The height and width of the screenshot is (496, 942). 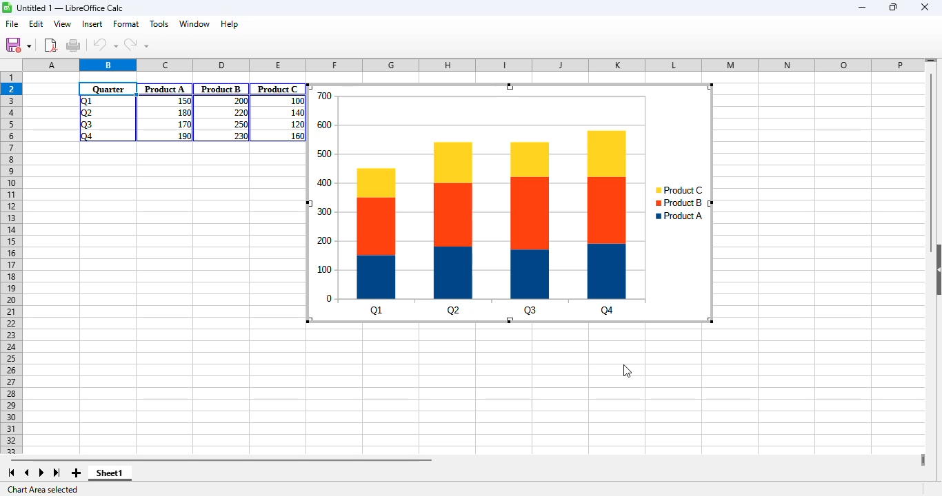 I want to click on 150, so click(x=183, y=101).